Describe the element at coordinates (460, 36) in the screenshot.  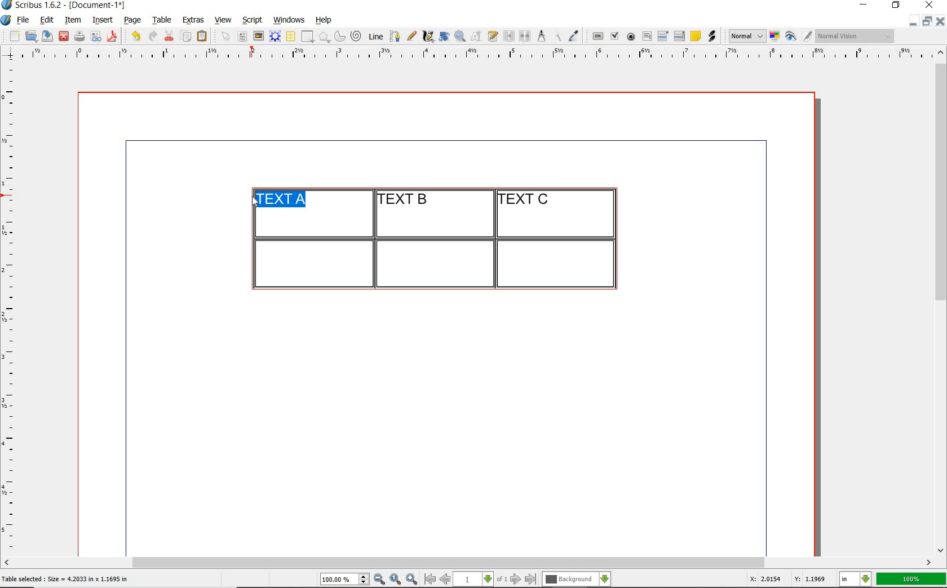
I see `zoom in or zoom out` at that location.